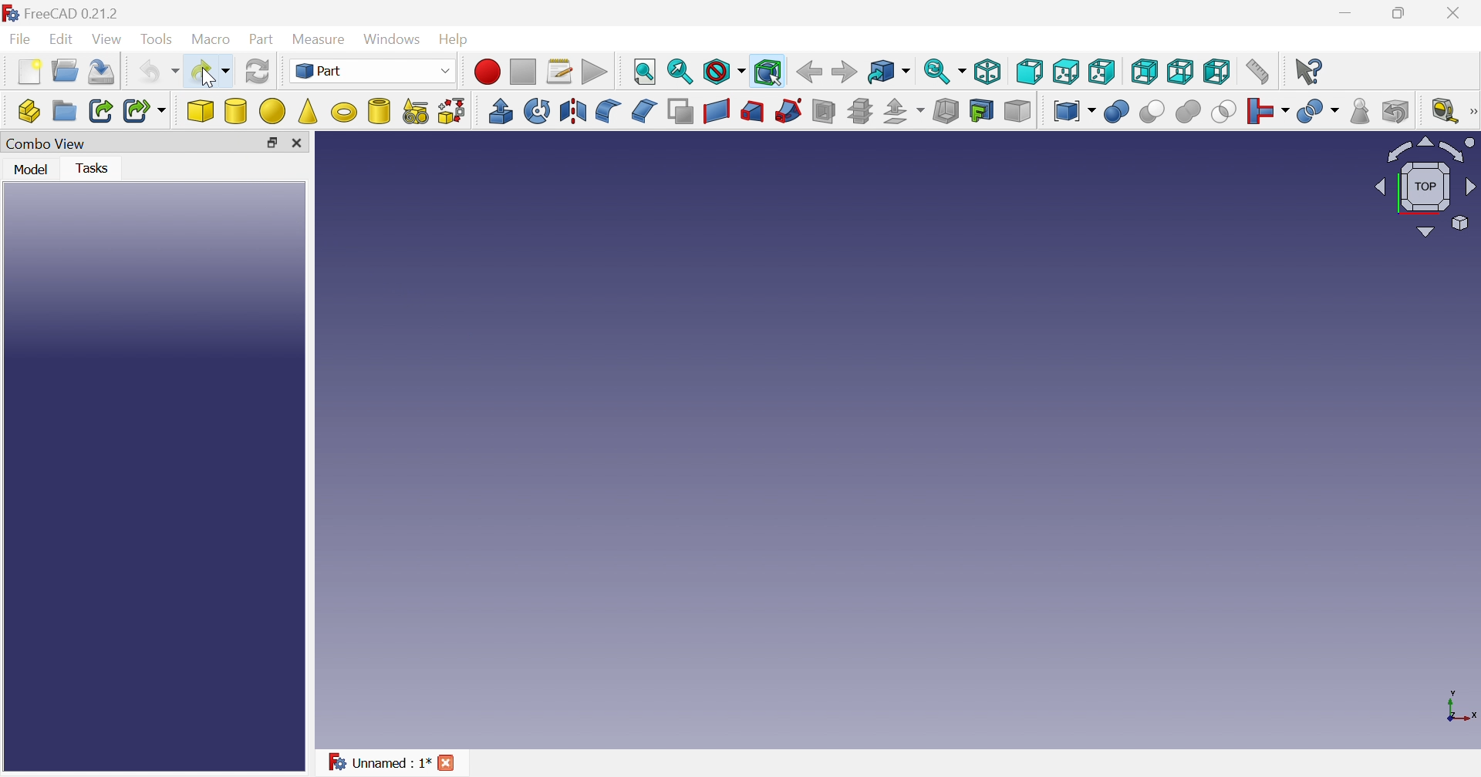 The image size is (1481, 777). What do you see at coordinates (380, 112) in the screenshot?
I see `Create tube` at bounding box center [380, 112].